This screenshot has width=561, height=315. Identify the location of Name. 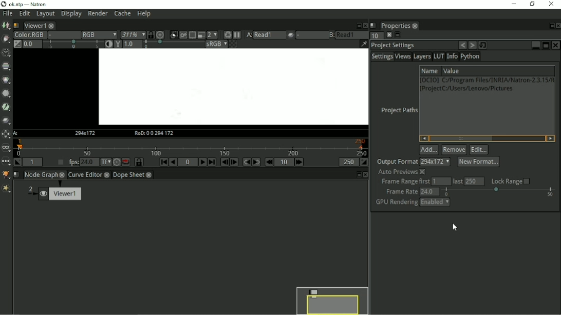
(429, 71).